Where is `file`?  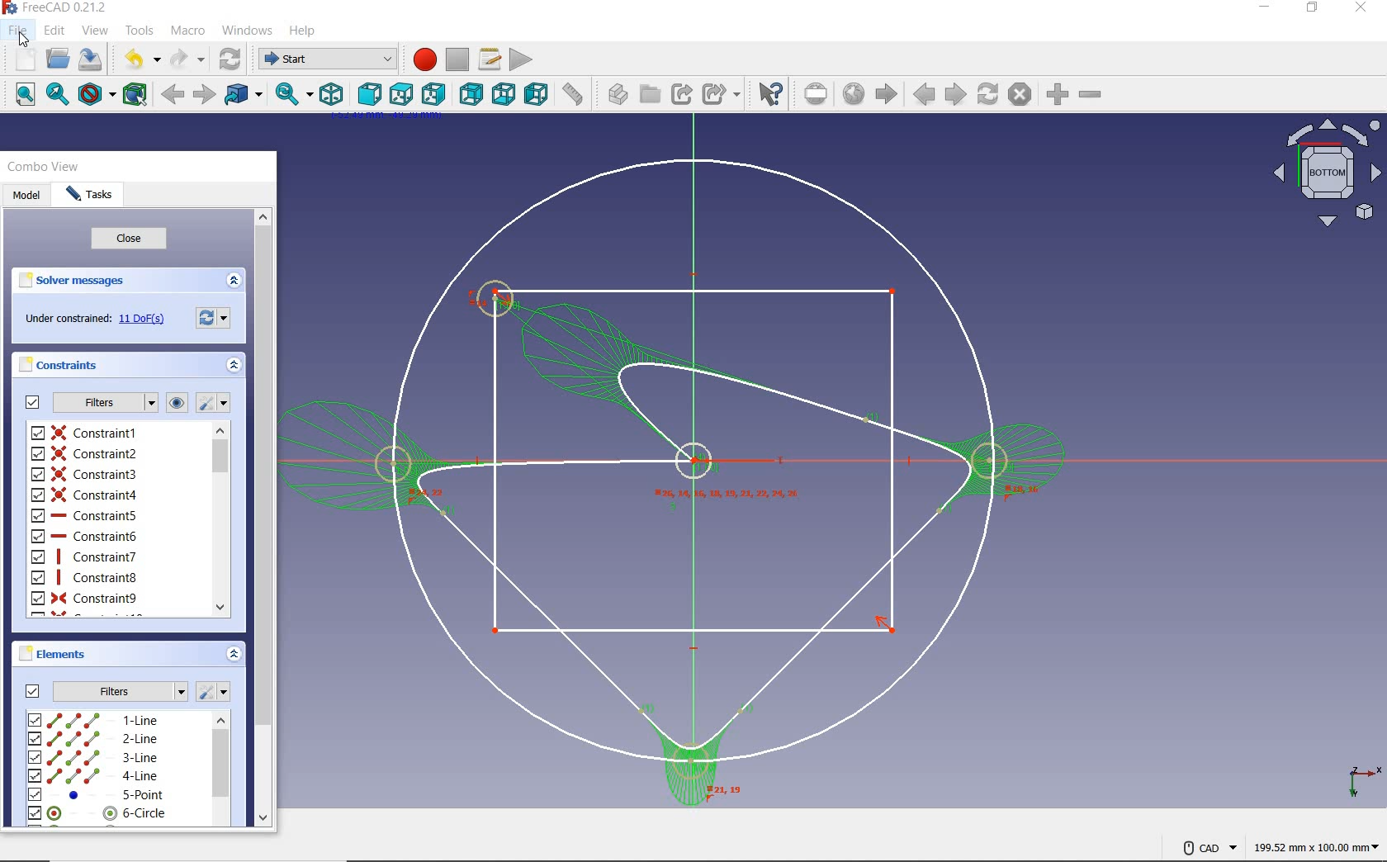 file is located at coordinates (18, 30).